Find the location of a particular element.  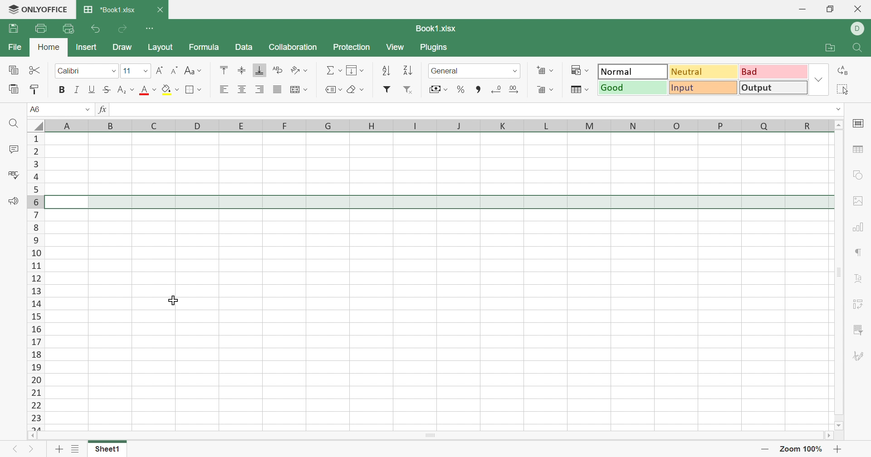

Next is located at coordinates (31, 451).